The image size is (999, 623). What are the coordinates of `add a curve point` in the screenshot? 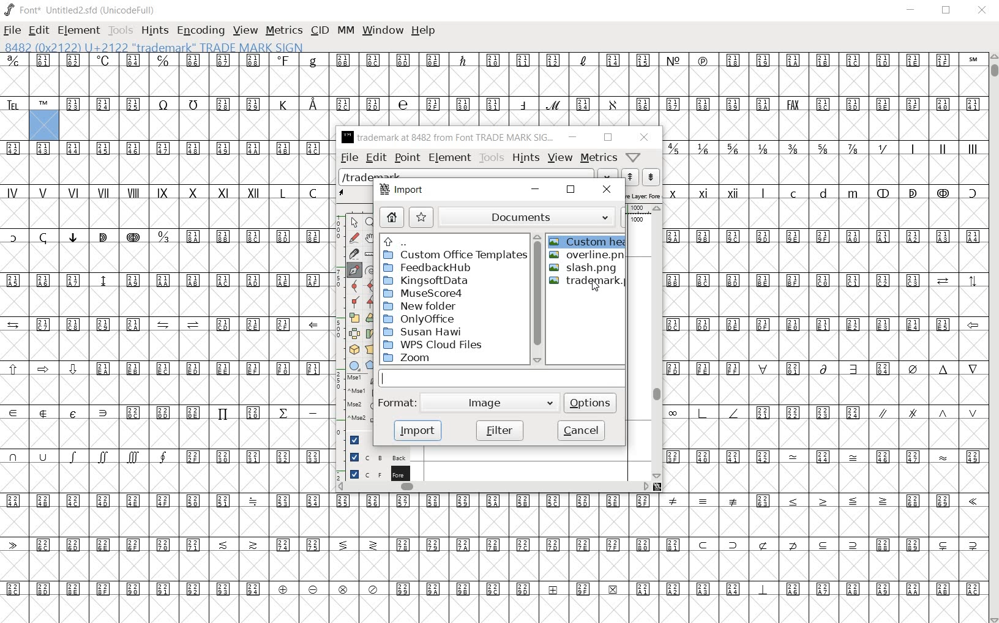 It's located at (354, 285).